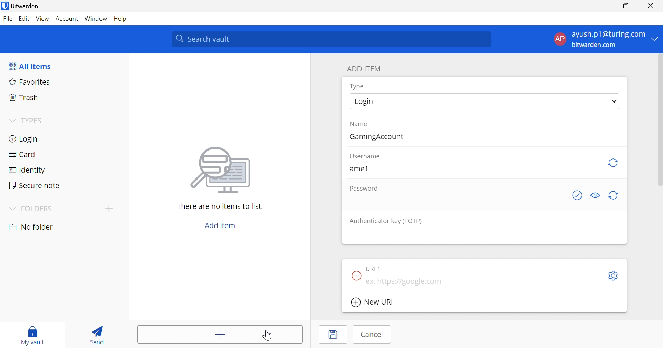 The image size is (663, 348). I want to click on scrollbar, so click(658, 123).